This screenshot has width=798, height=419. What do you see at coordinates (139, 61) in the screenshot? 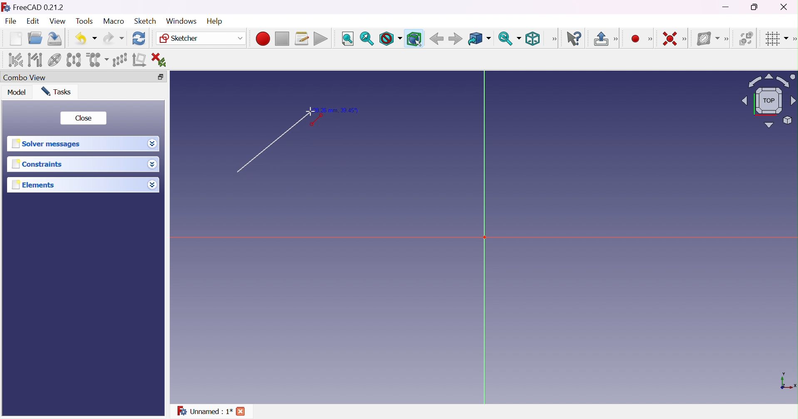
I see `Remove axes alignment` at bounding box center [139, 61].